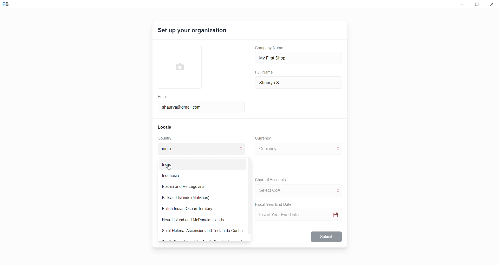 This screenshot has height=265, width=499. Describe the element at coordinates (281, 57) in the screenshot. I see `My First Shop` at that location.